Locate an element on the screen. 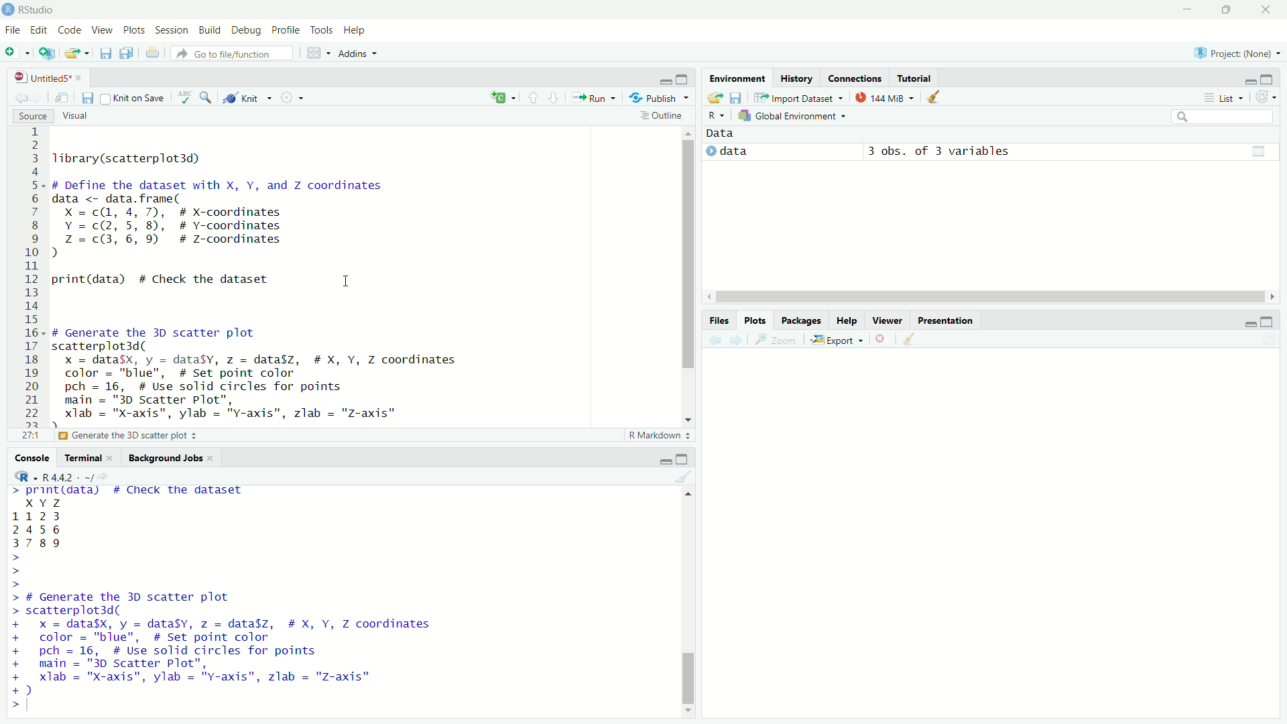  maximize is located at coordinates (1270, 77).